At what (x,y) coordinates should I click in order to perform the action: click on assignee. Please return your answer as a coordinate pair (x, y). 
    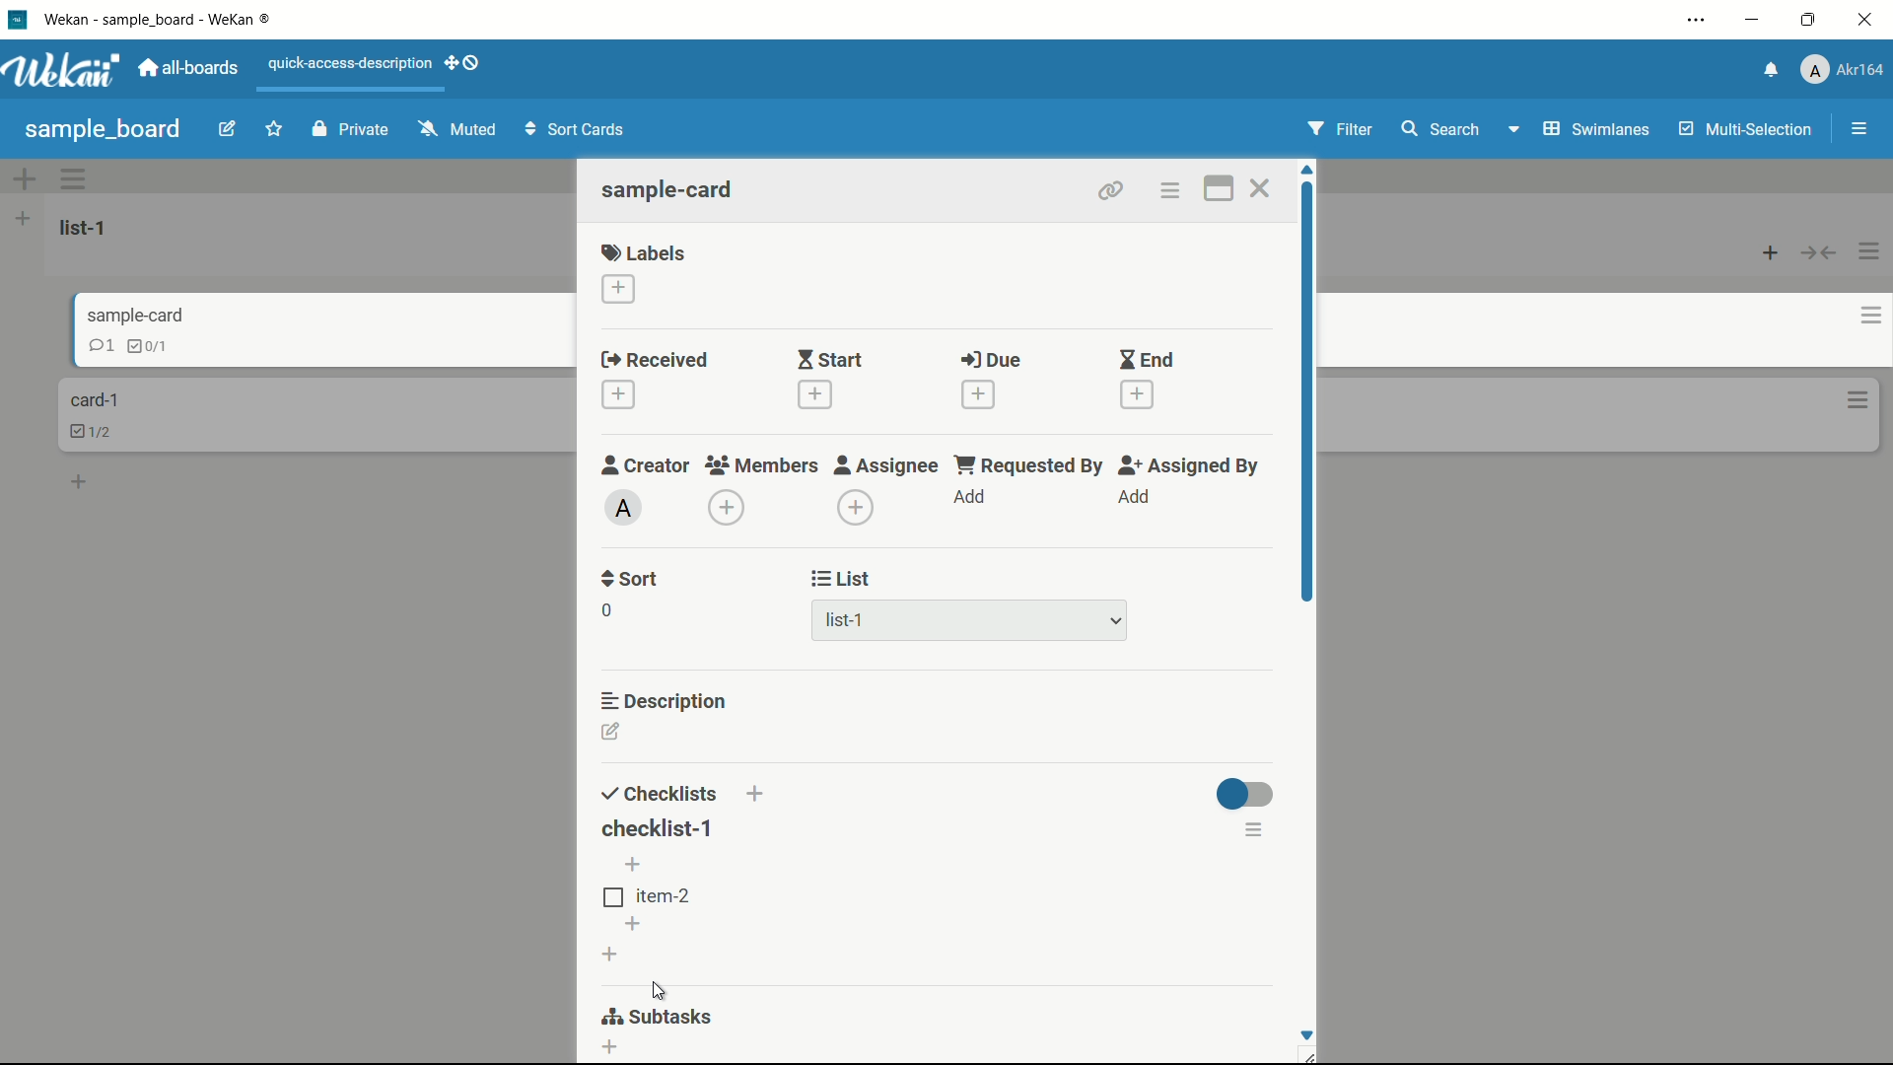
    Looking at the image, I should click on (888, 465).